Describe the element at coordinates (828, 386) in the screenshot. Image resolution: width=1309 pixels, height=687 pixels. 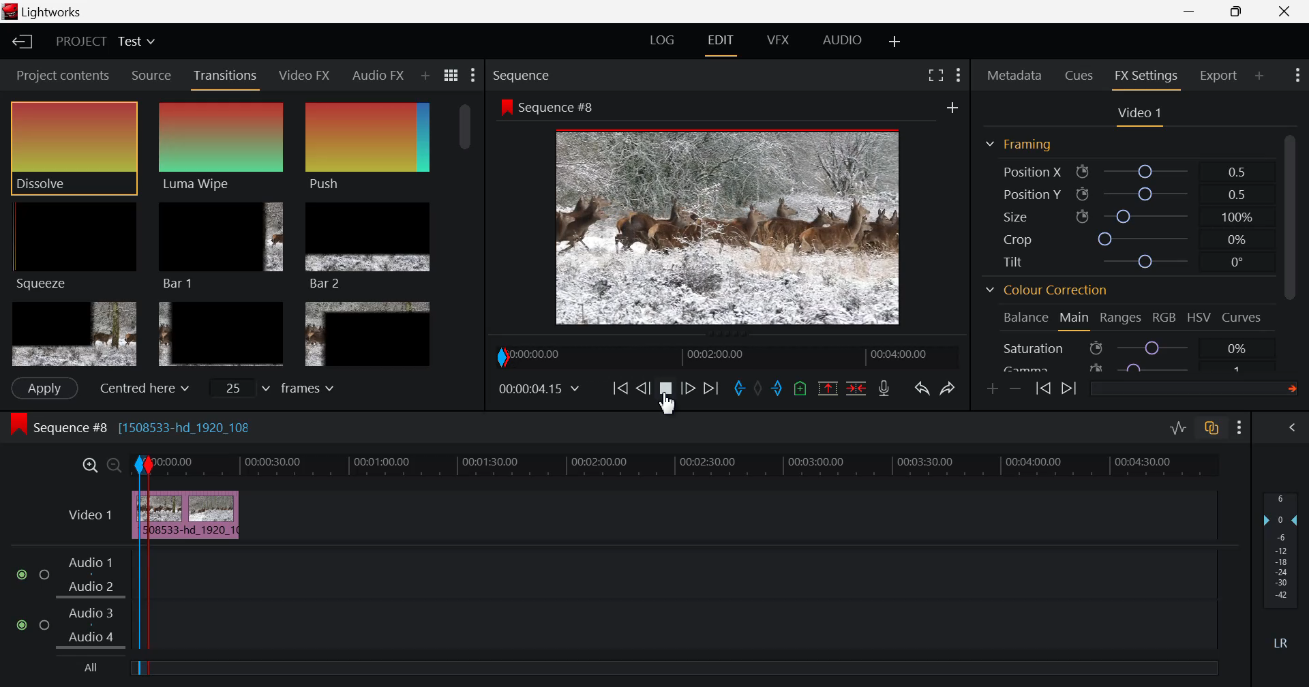
I see `Remove the marked section` at that location.